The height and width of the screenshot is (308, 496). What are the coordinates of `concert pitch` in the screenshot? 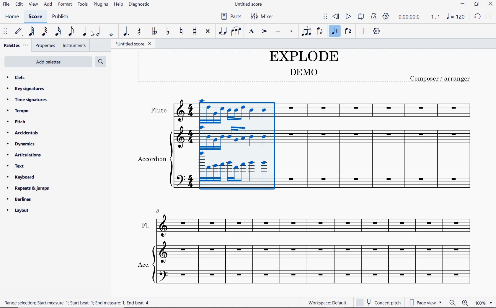 It's located at (379, 301).